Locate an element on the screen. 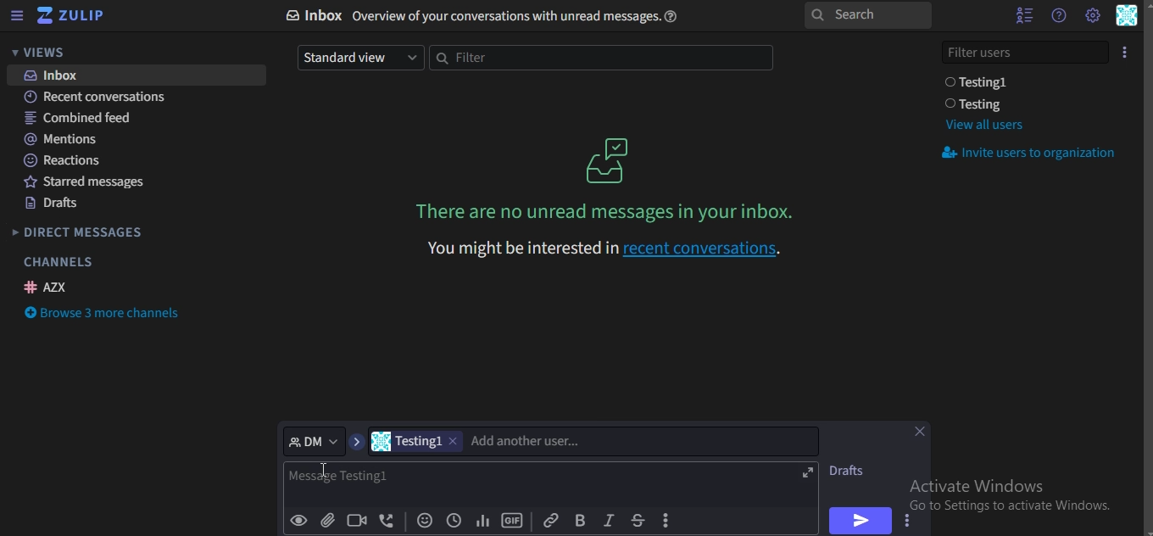 The width and height of the screenshot is (1153, 536). hide userlist is located at coordinates (1020, 15).